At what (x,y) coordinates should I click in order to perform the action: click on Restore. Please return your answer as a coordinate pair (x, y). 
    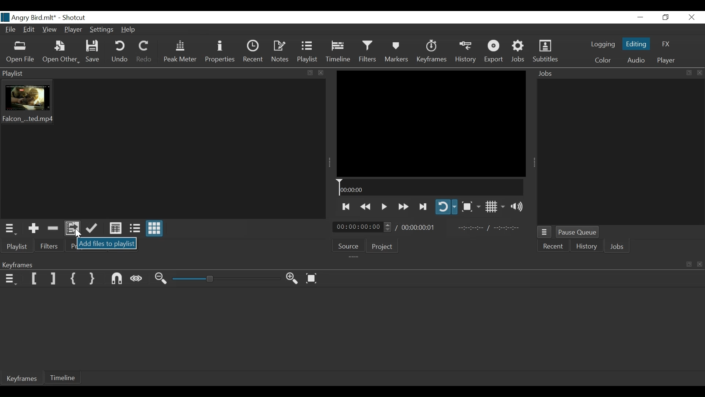
    Looking at the image, I should click on (666, 18).